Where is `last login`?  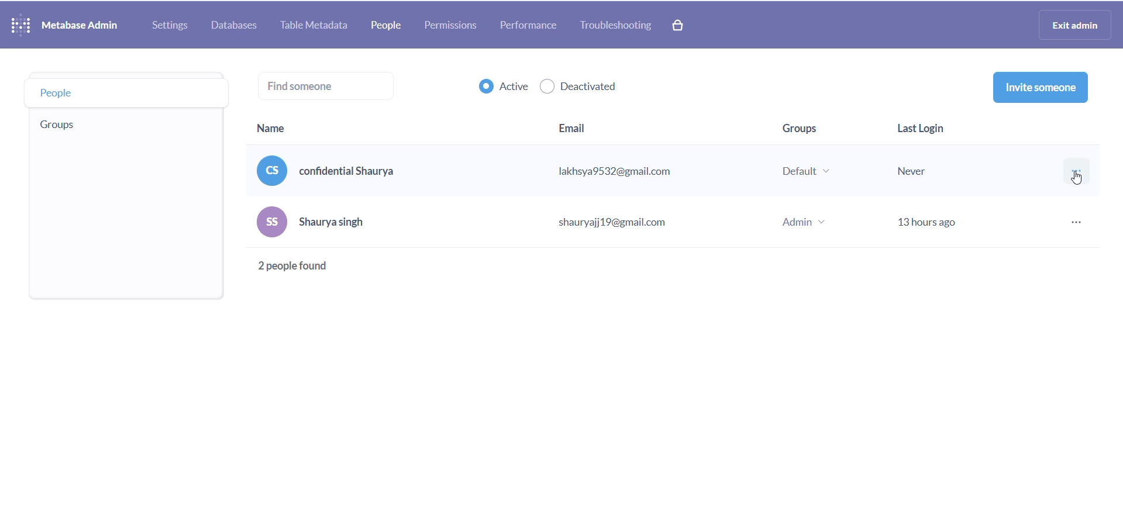
last login is located at coordinates (938, 130).